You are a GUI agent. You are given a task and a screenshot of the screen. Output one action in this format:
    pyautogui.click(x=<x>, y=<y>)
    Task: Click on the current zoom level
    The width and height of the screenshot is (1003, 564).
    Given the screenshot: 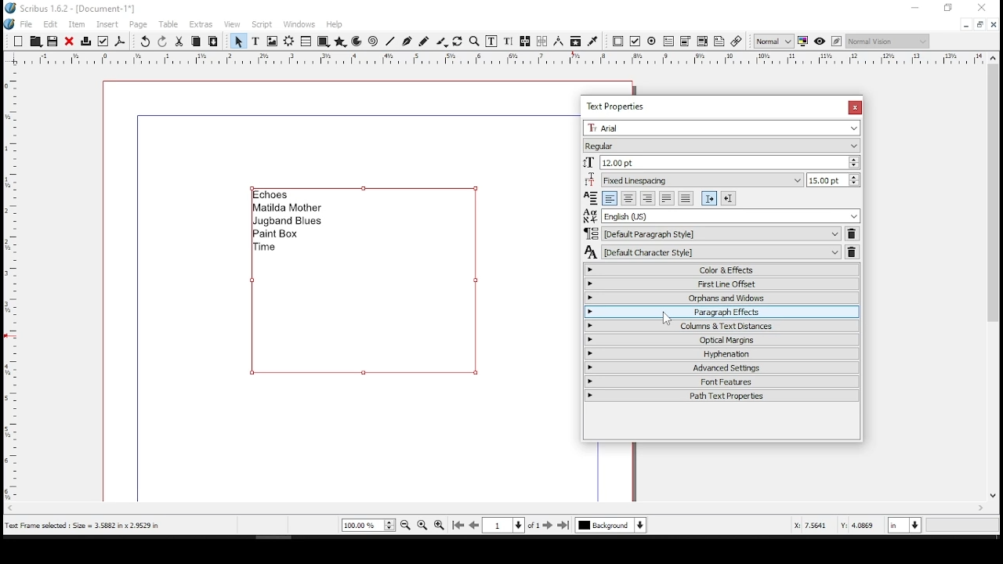 What is the action you would take?
    pyautogui.click(x=368, y=525)
    